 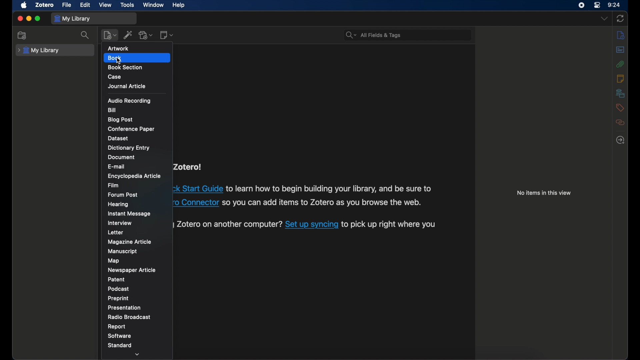 I want to click on e-mail, so click(x=116, y=166).